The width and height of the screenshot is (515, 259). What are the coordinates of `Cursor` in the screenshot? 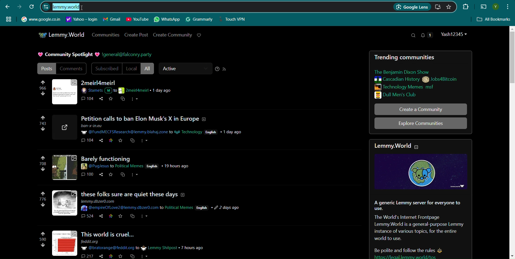 It's located at (85, 7).